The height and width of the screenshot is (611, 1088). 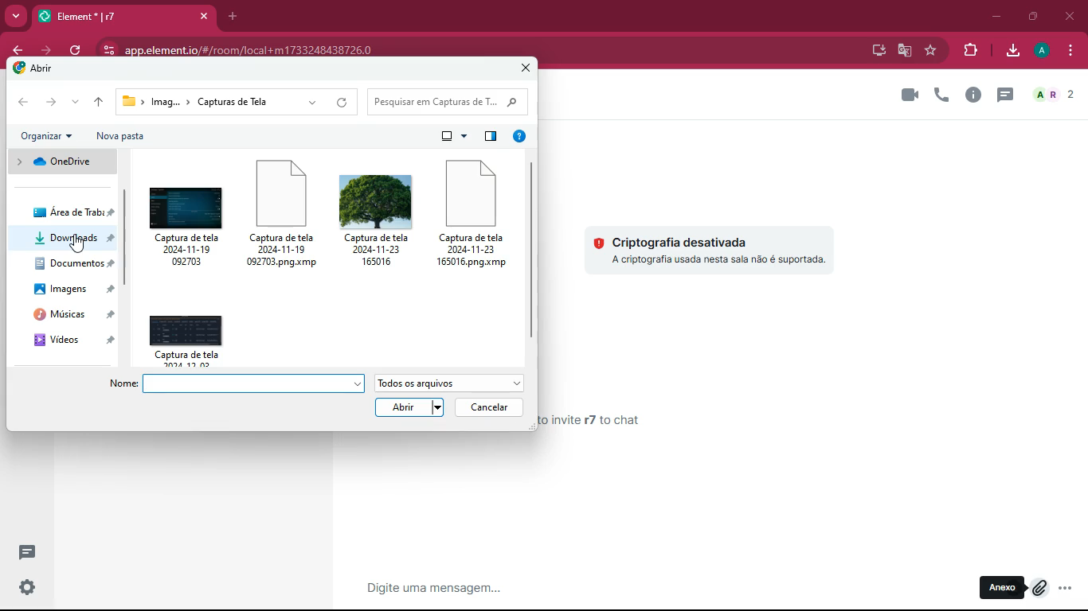 What do you see at coordinates (1032, 16) in the screenshot?
I see `maximize` at bounding box center [1032, 16].